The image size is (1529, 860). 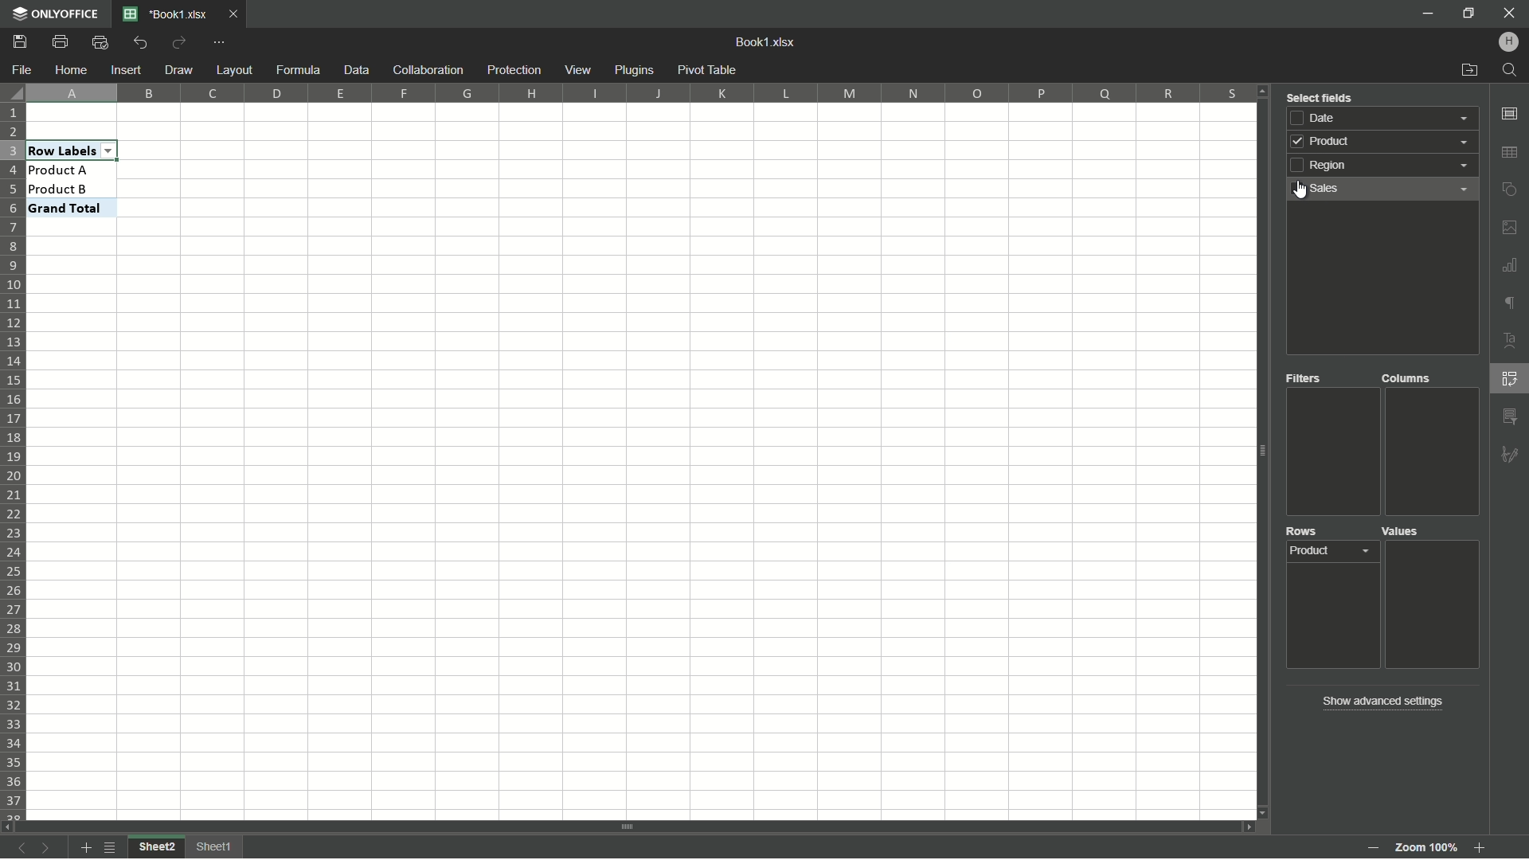 I want to click on Sheet 2, so click(x=157, y=847).